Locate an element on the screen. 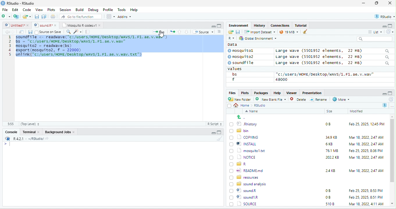 The height and width of the screenshot is (209, 396). Presentation is located at coordinates (311, 93).